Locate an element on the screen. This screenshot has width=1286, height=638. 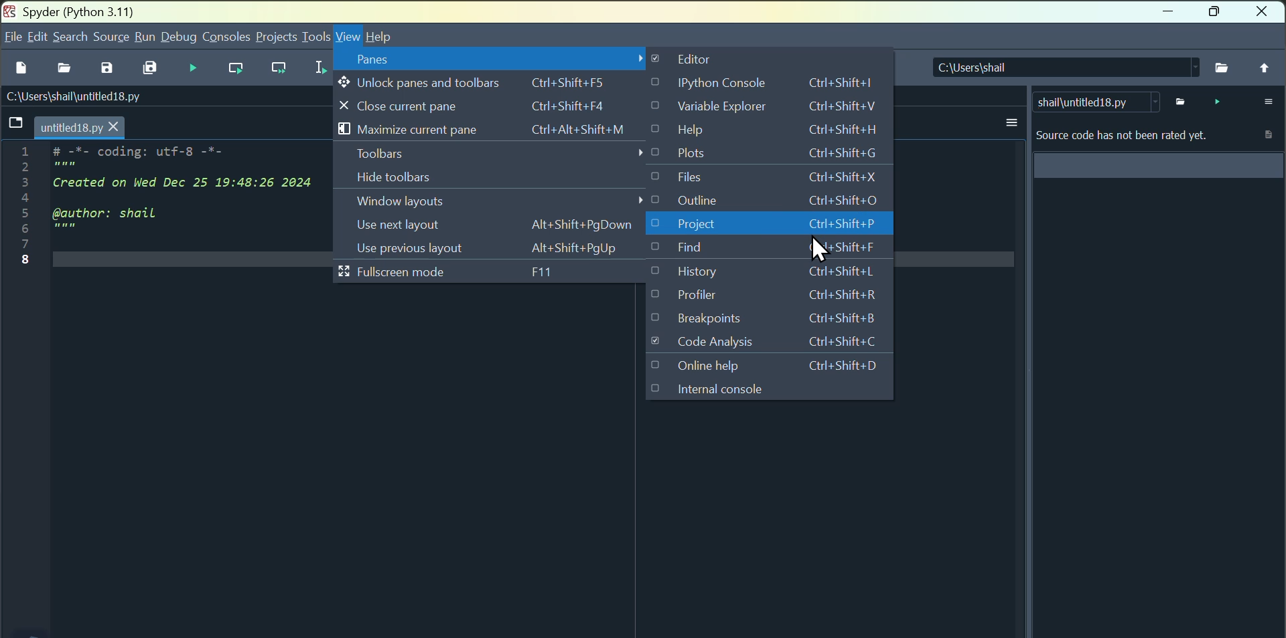
Consoles is located at coordinates (226, 37).